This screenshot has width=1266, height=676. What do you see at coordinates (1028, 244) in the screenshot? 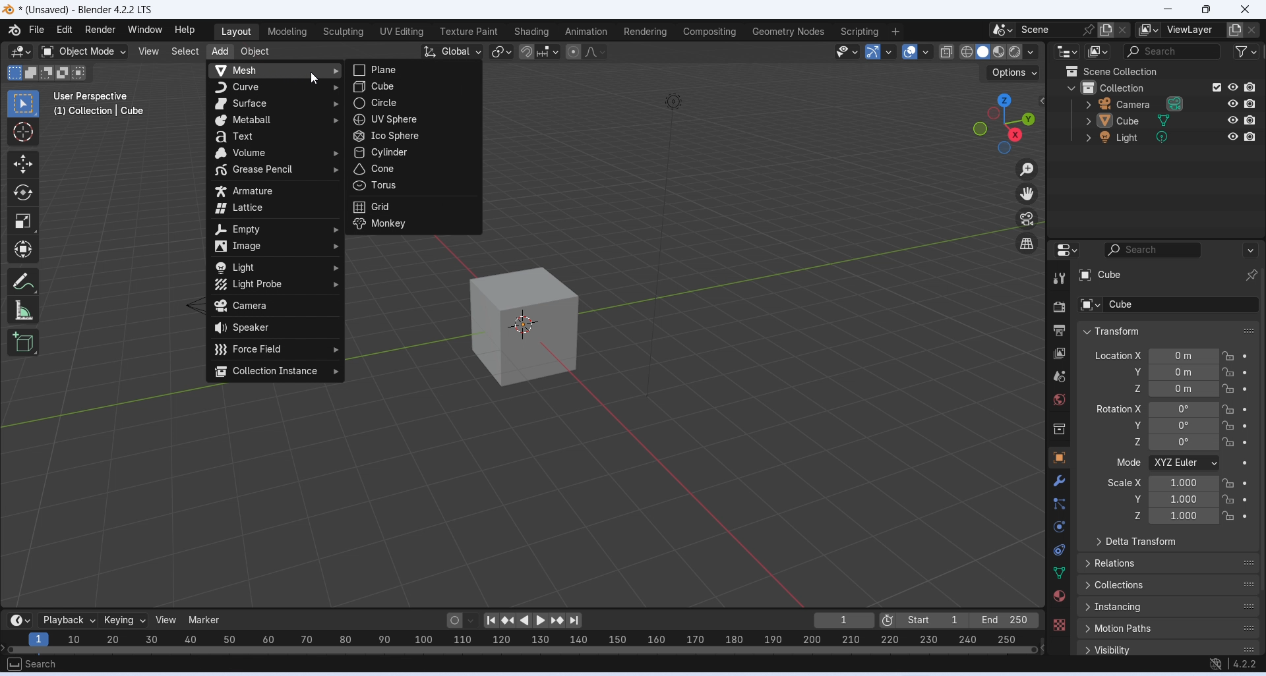
I see `Switch the current view from the prespective` at bounding box center [1028, 244].